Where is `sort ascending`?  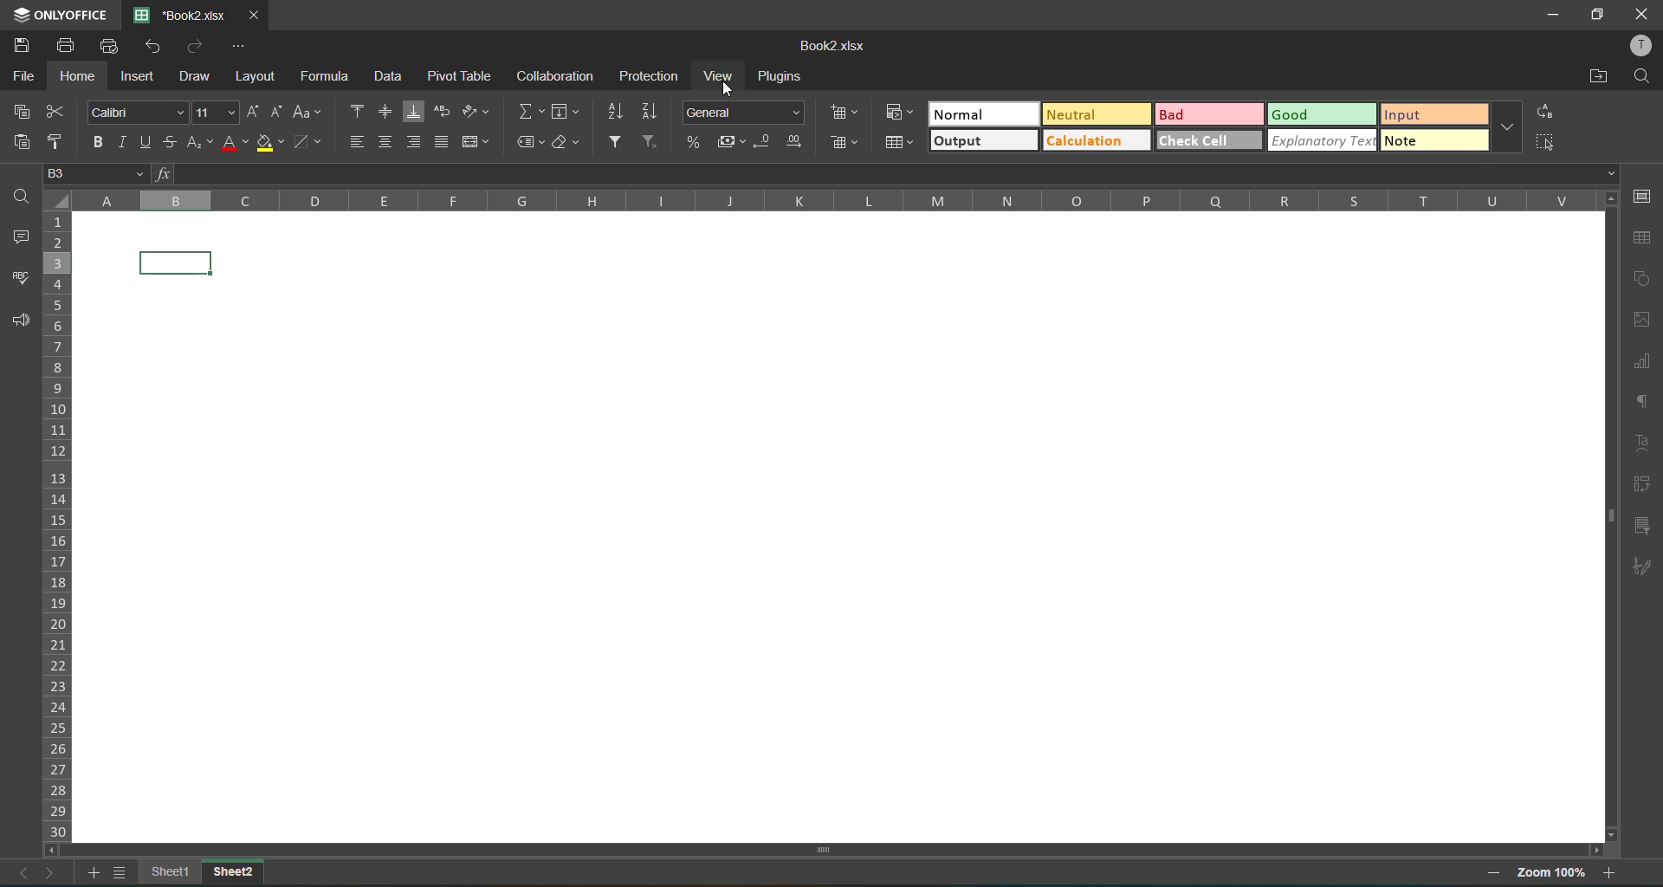
sort ascending is located at coordinates (617, 111).